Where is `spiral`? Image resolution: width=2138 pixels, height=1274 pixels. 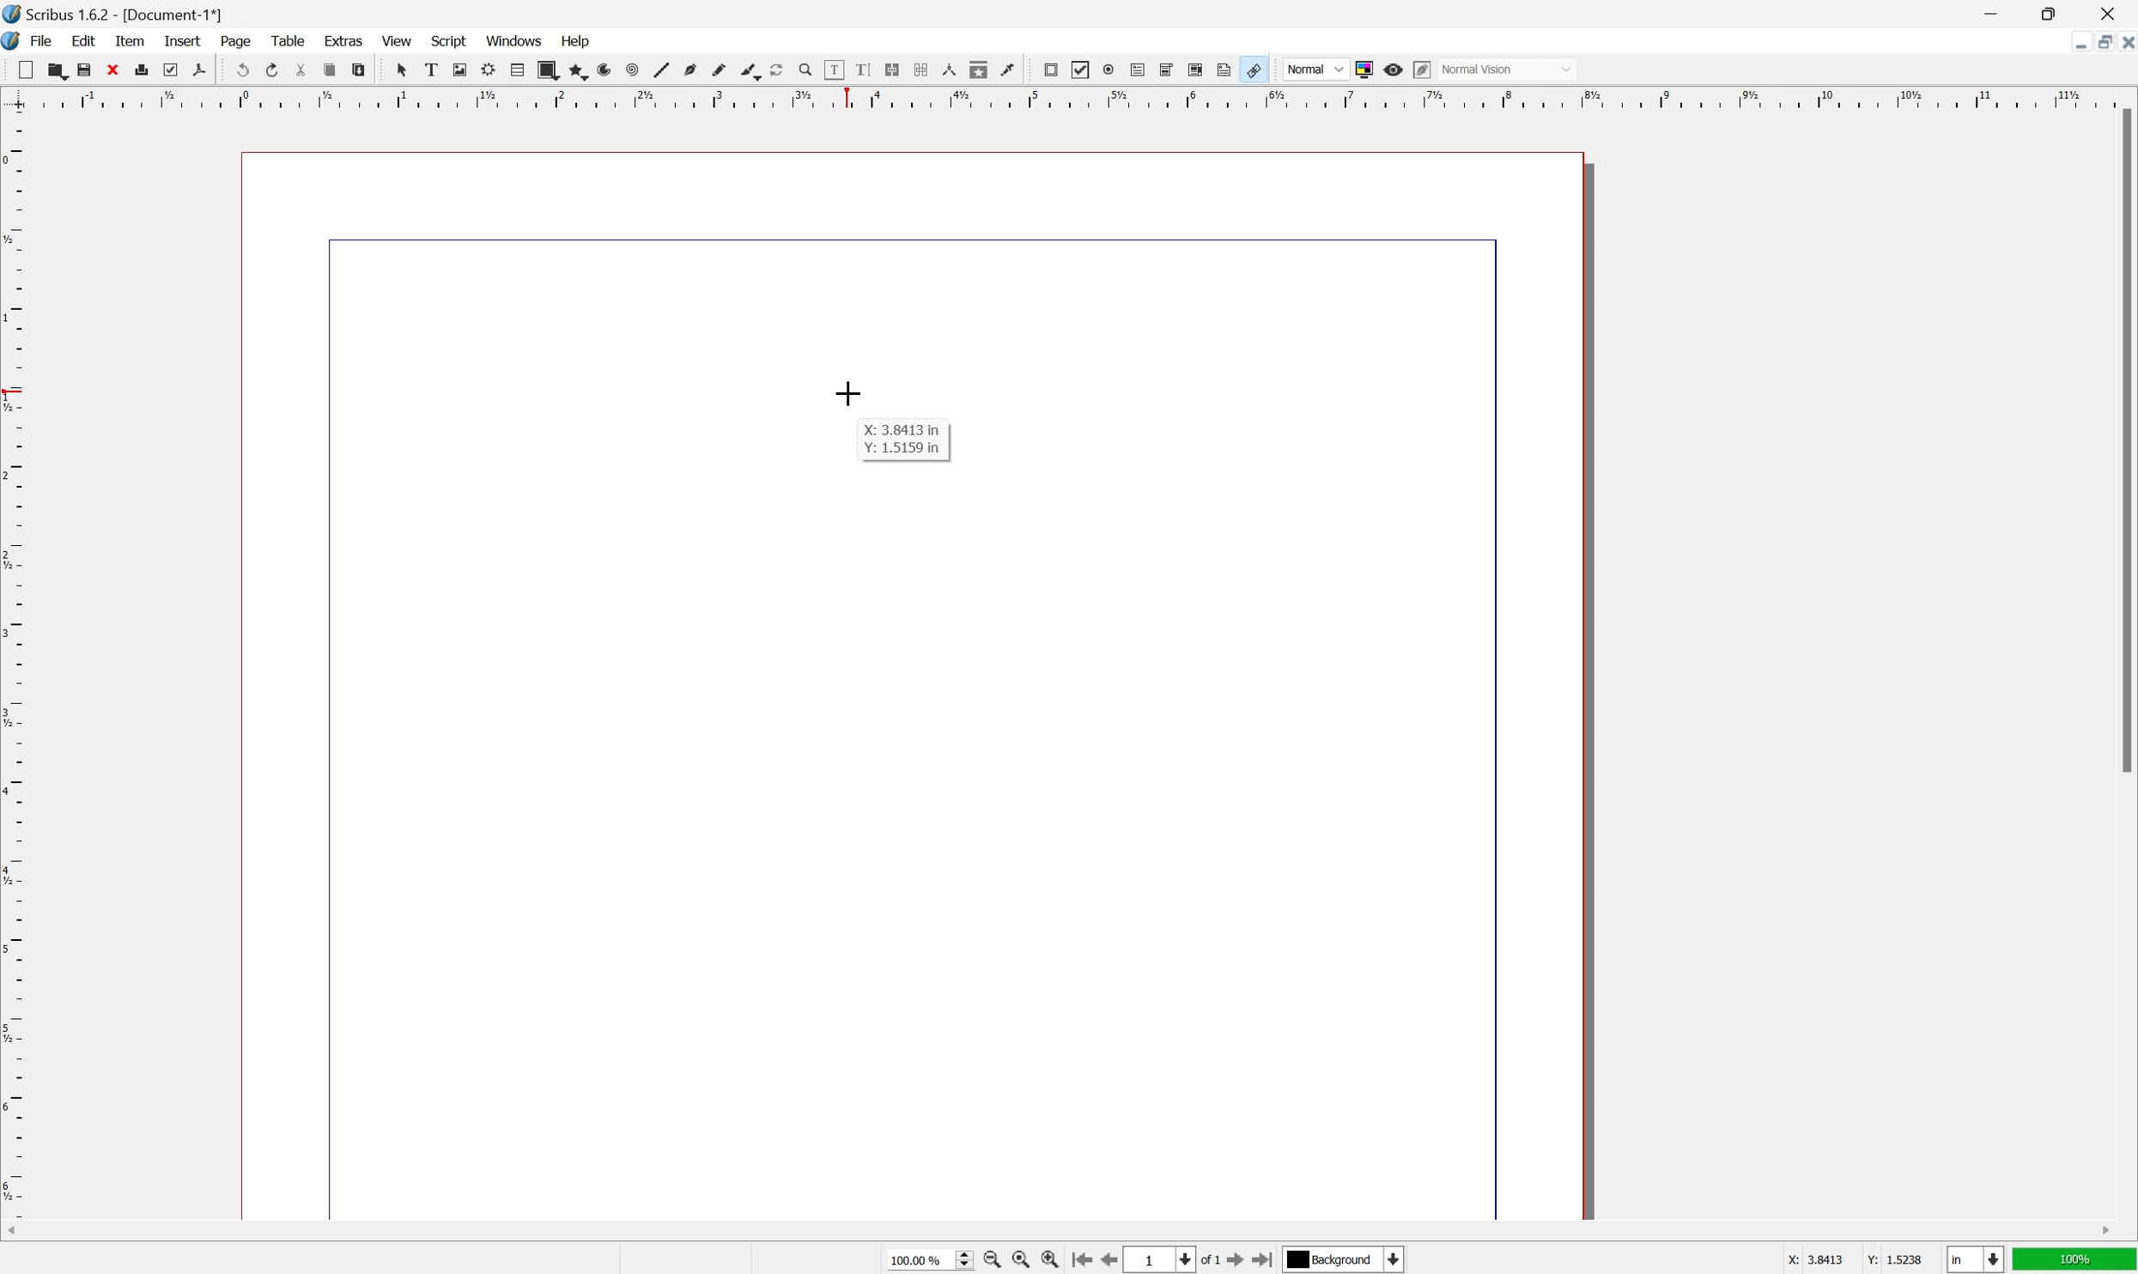
spiral is located at coordinates (634, 70).